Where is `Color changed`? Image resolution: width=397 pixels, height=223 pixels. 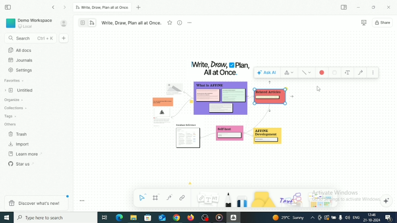
Color changed is located at coordinates (322, 72).